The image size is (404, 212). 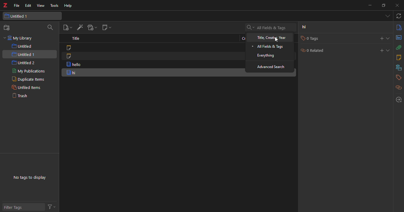 What do you see at coordinates (24, 54) in the screenshot?
I see `untitled 1` at bounding box center [24, 54].